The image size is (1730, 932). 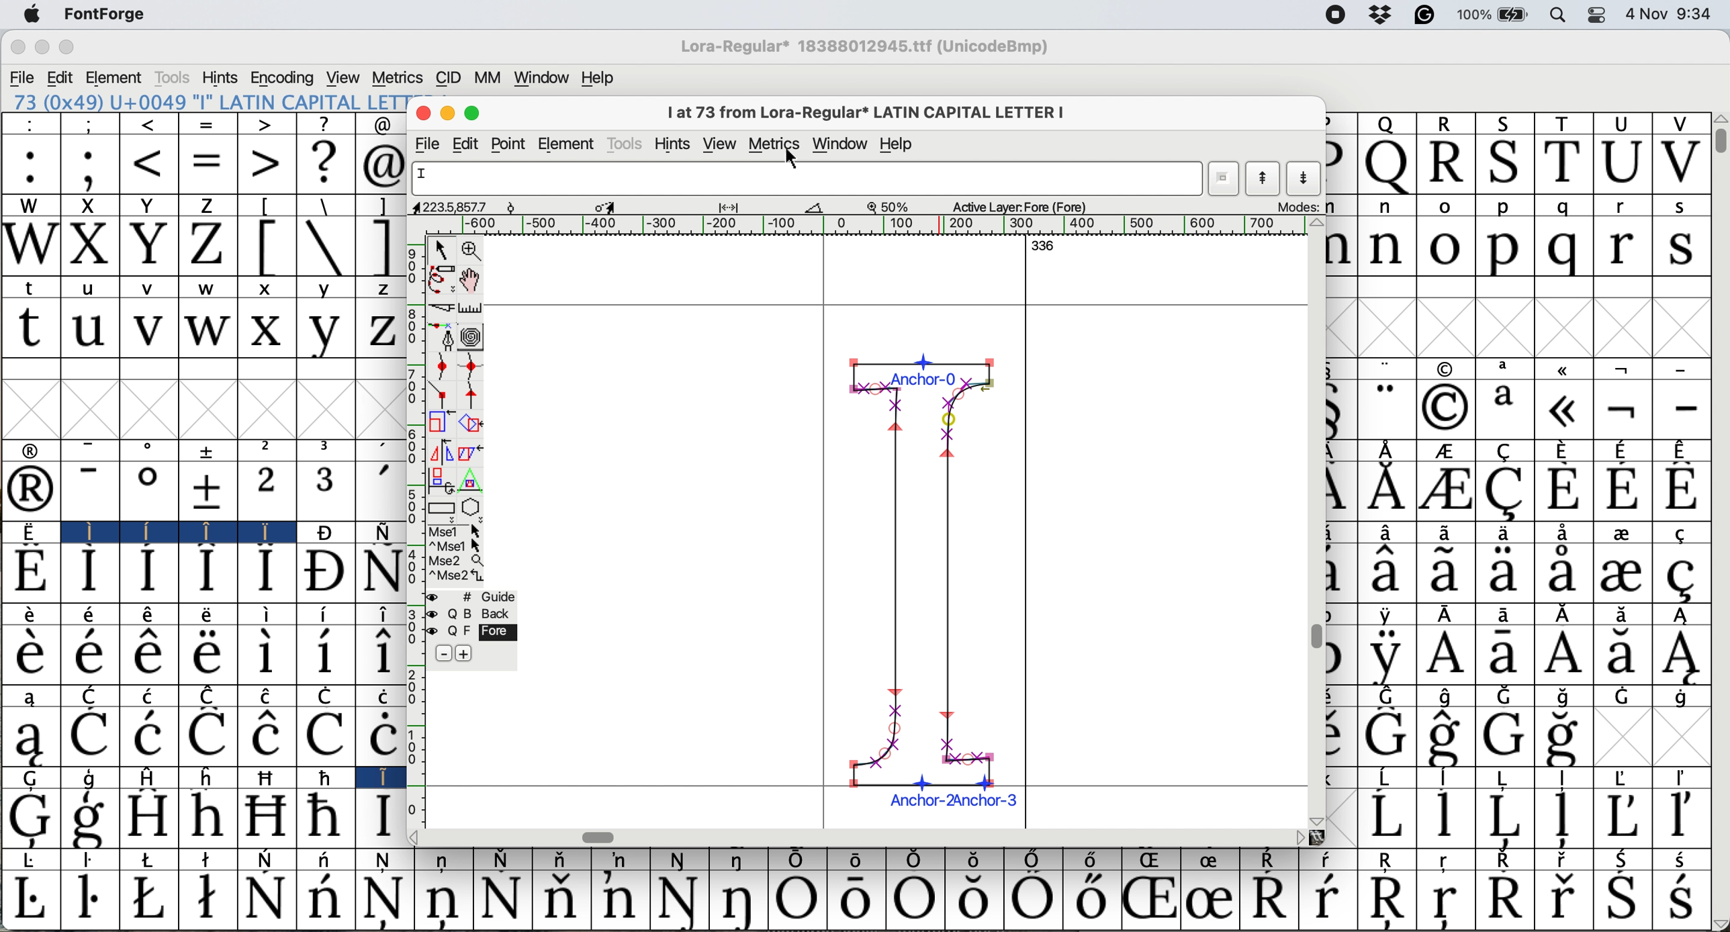 What do you see at coordinates (147, 735) in the screenshot?
I see `Symbol` at bounding box center [147, 735].